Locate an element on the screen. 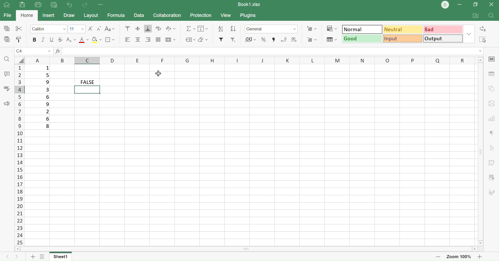 This screenshot has height=261, width=499. Change case is located at coordinates (109, 29).